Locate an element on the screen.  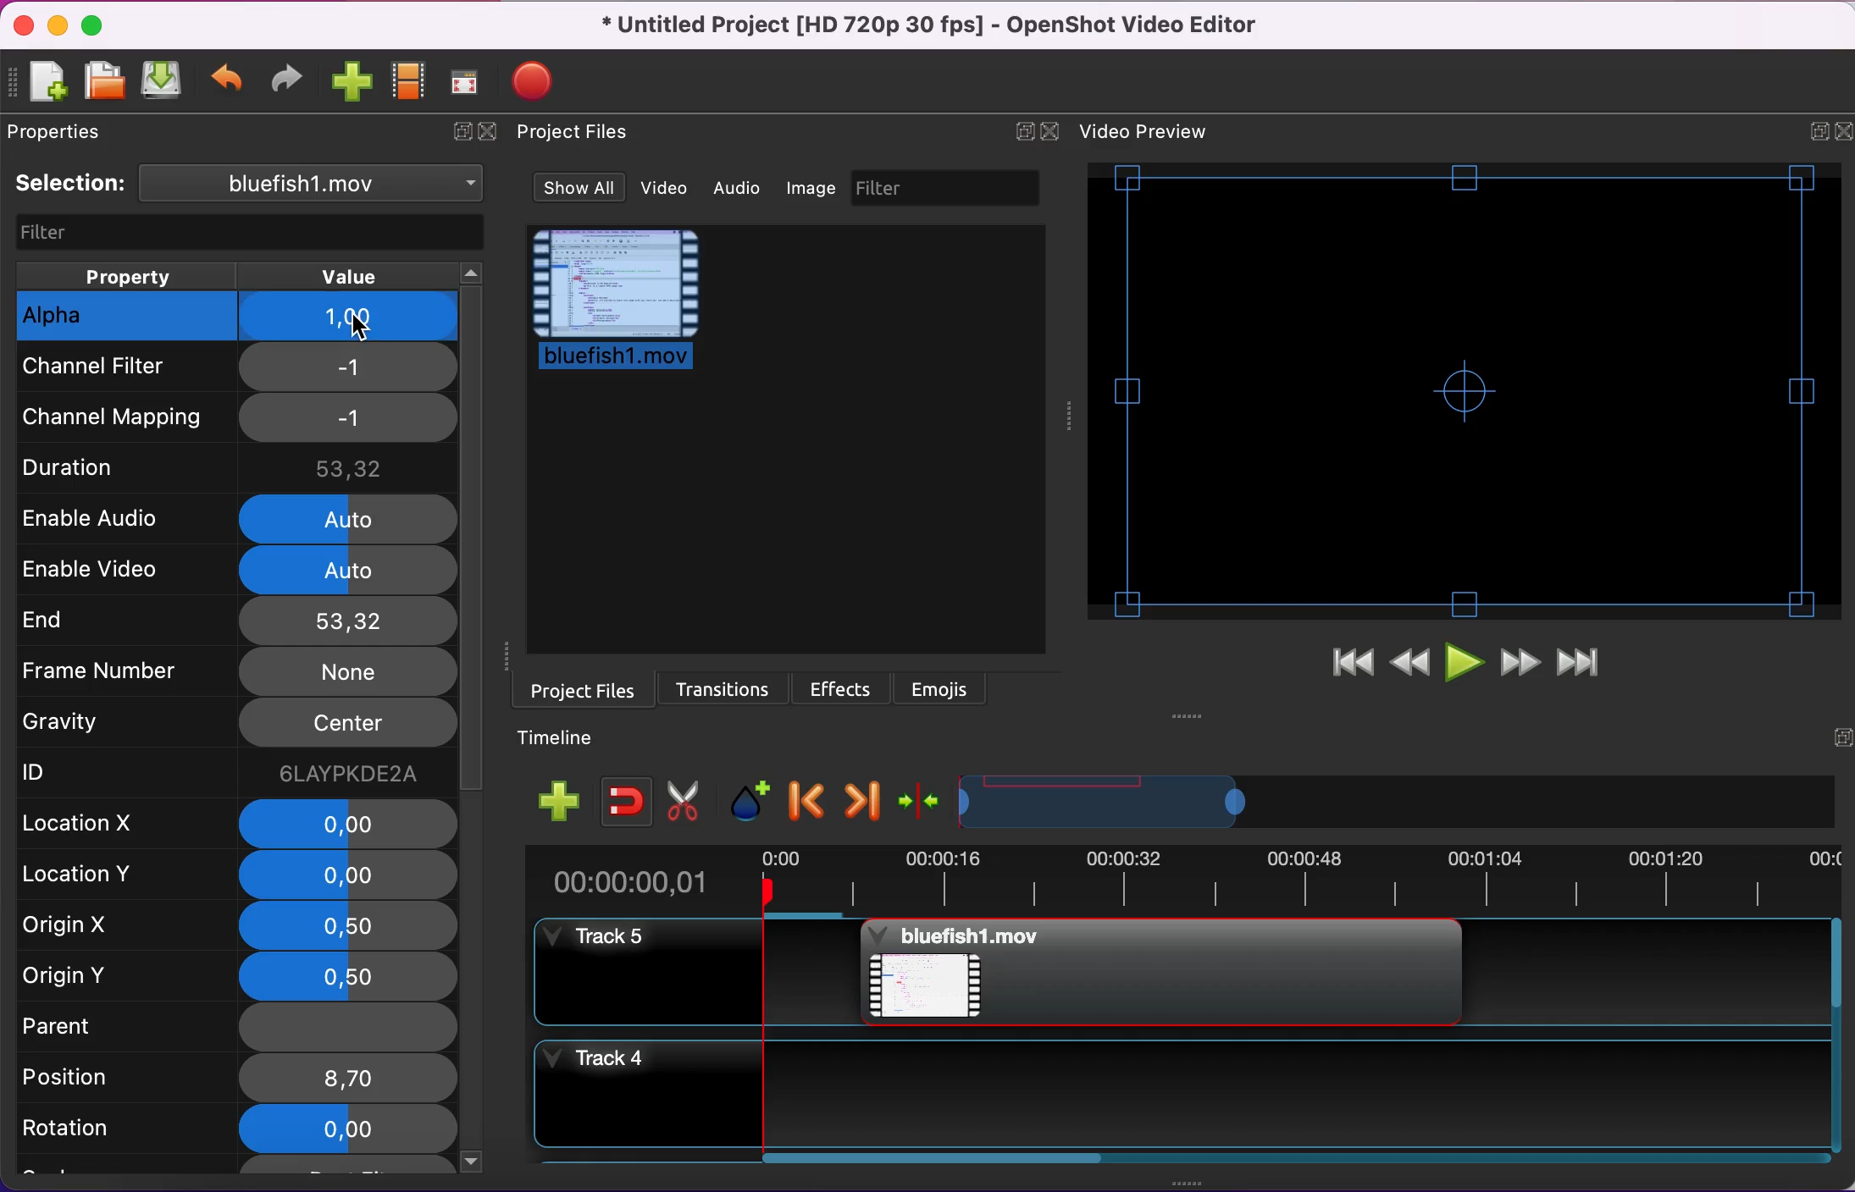
ID is located at coordinates (91, 774).